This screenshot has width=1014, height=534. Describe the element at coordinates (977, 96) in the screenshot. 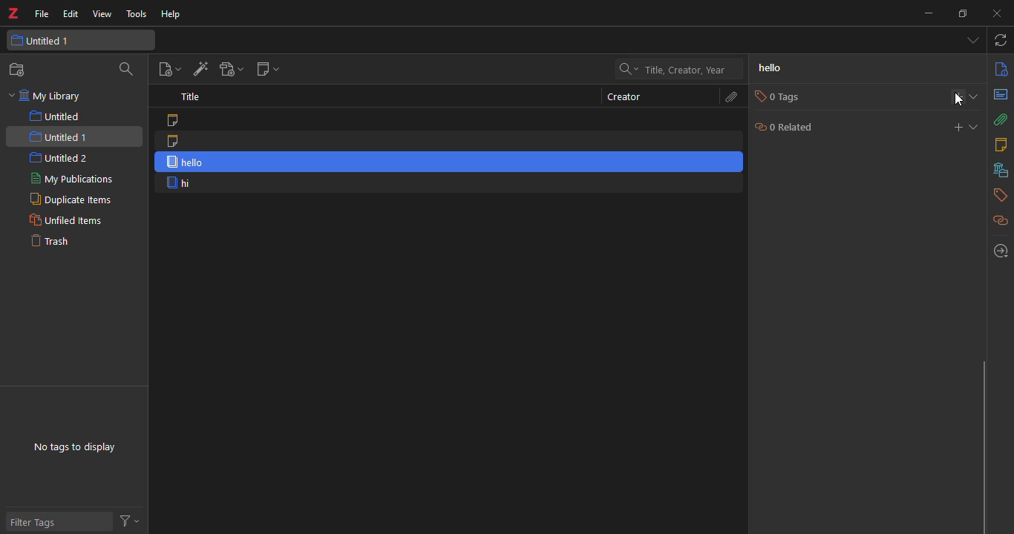

I see `expand` at that location.